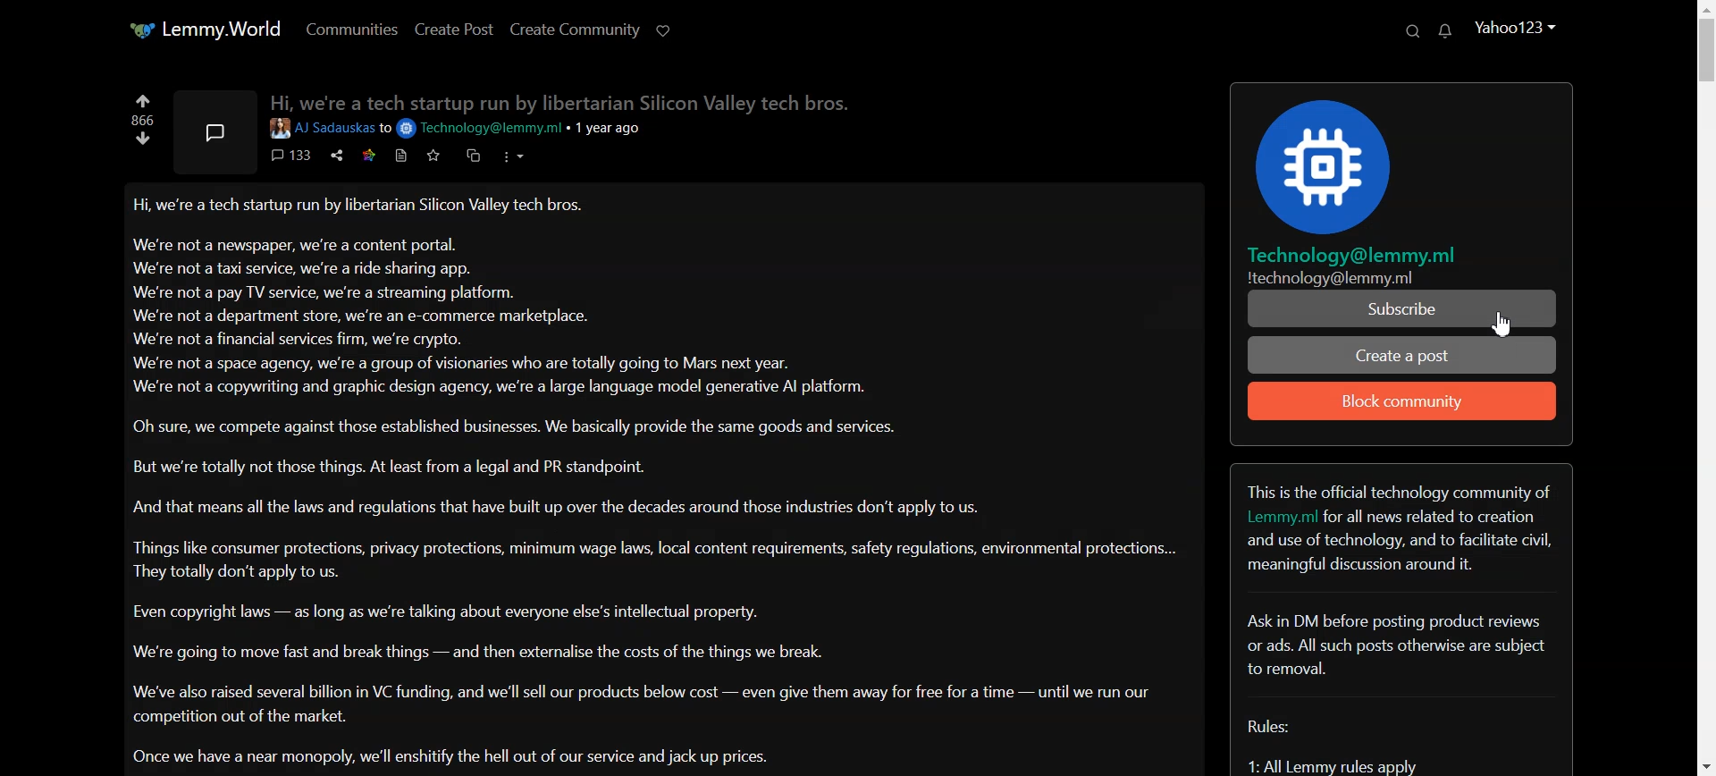 The height and width of the screenshot is (776, 1716). Describe the element at coordinates (400, 129) in the screenshot. I see `to` at that location.